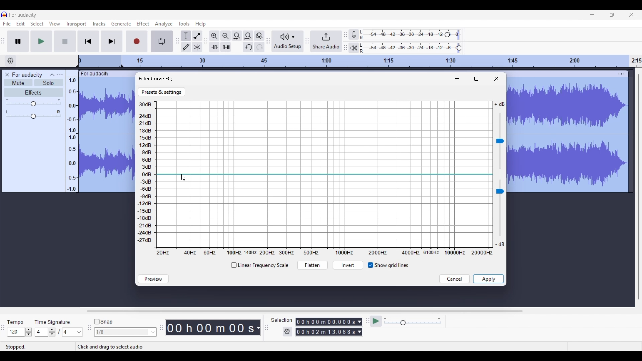 This screenshot has width=642, height=361. Describe the element at coordinates (211, 328) in the screenshot. I see `Duration of recorded audio` at that location.